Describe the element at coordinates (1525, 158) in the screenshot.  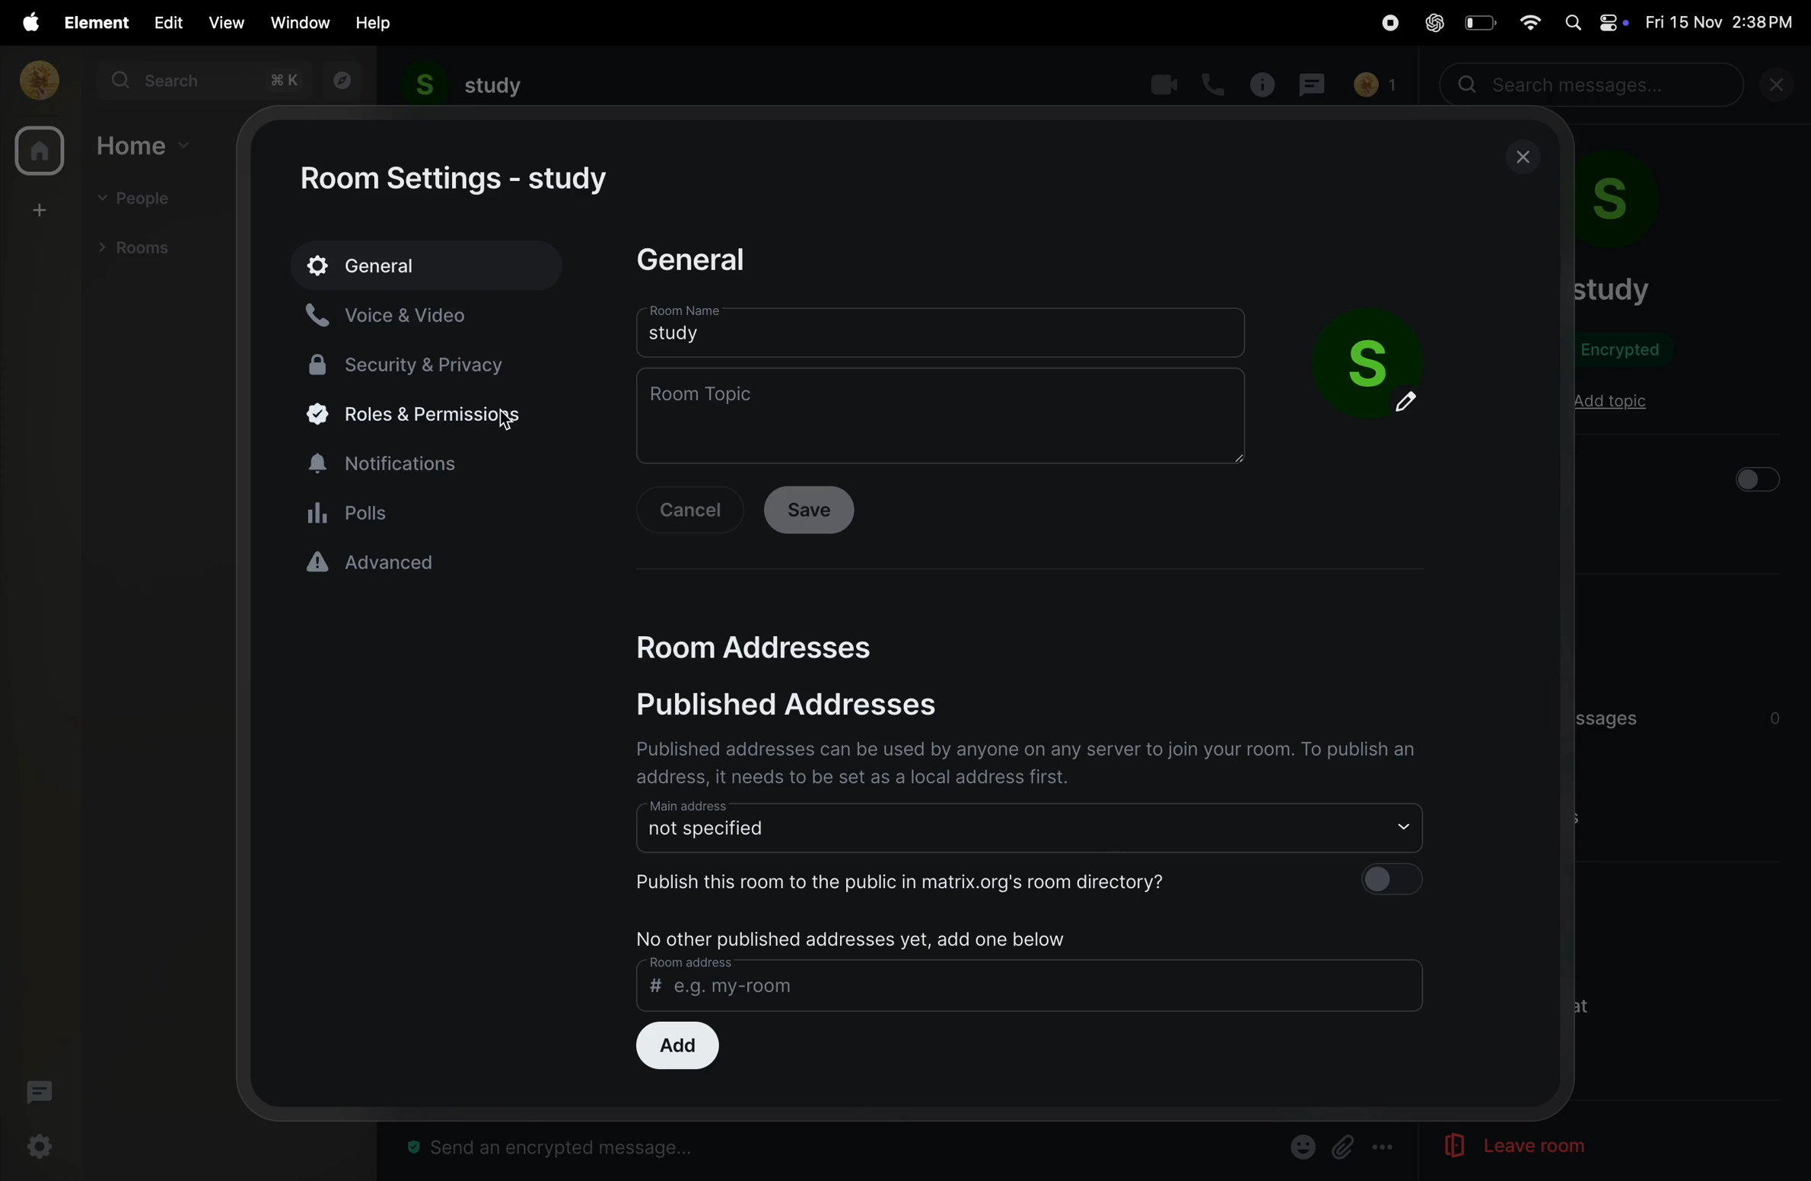
I see `close` at that location.